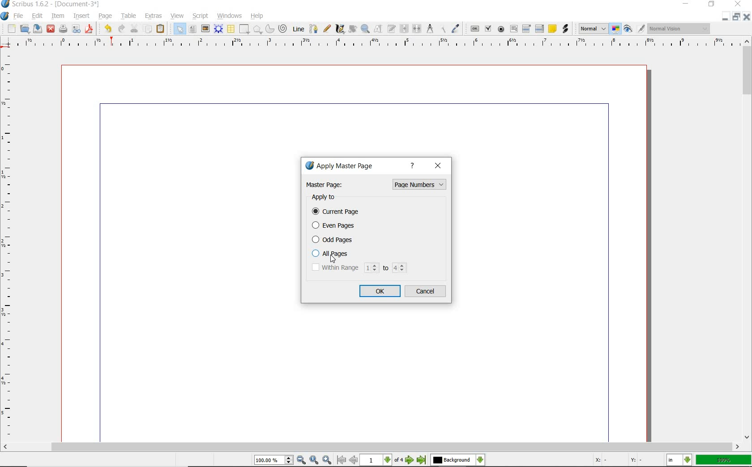  What do you see at coordinates (77, 29) in the screenshot?
I see `preflight verifier` at bounding box center [77, 29].